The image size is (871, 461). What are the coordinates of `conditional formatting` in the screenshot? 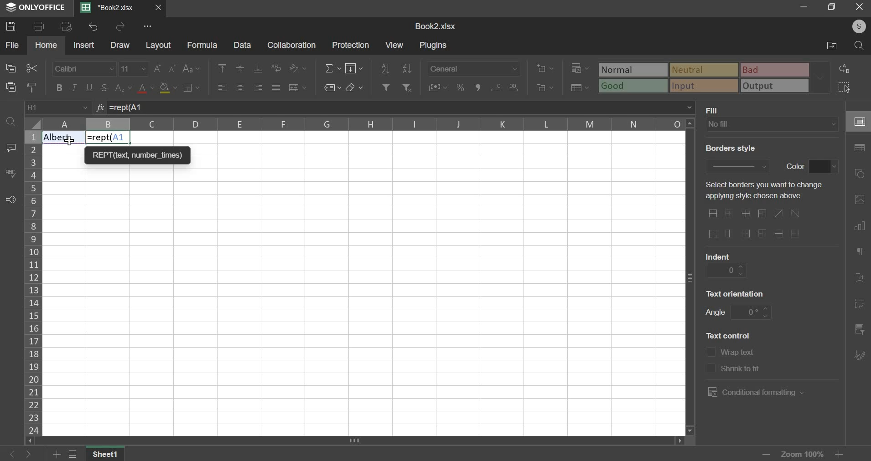 It's located at (580, 67).